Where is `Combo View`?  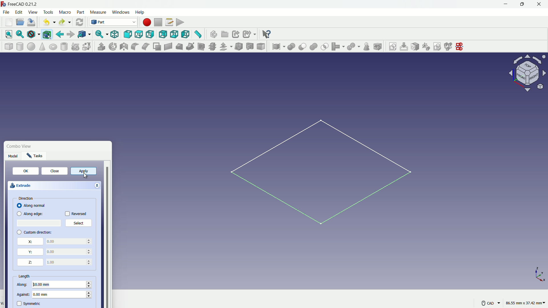 Combo View is located at coordinates (19, 146).